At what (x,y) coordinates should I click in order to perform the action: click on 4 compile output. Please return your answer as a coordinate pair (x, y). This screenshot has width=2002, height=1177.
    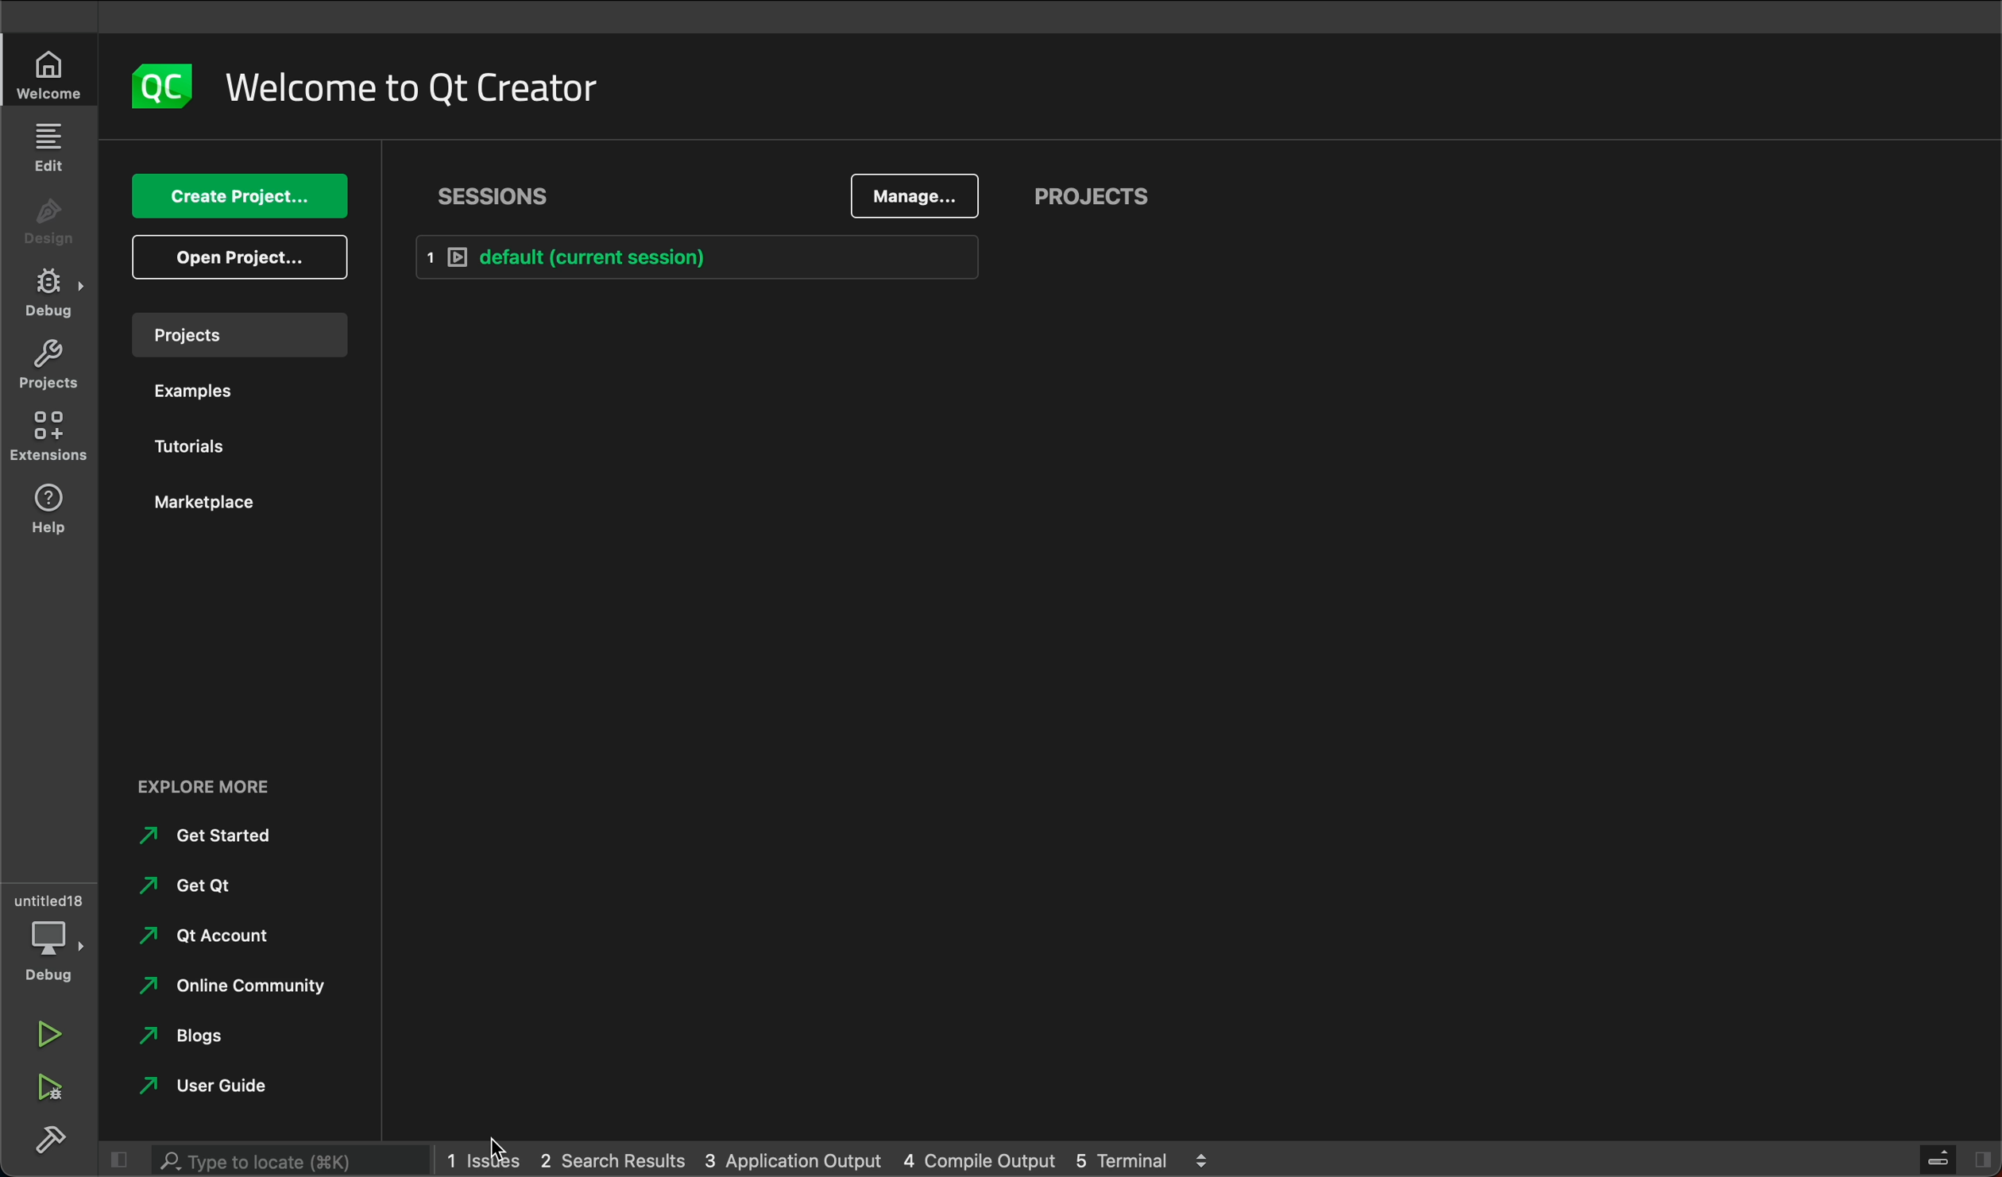
    Looking at the image, I should click on (977, 1157).